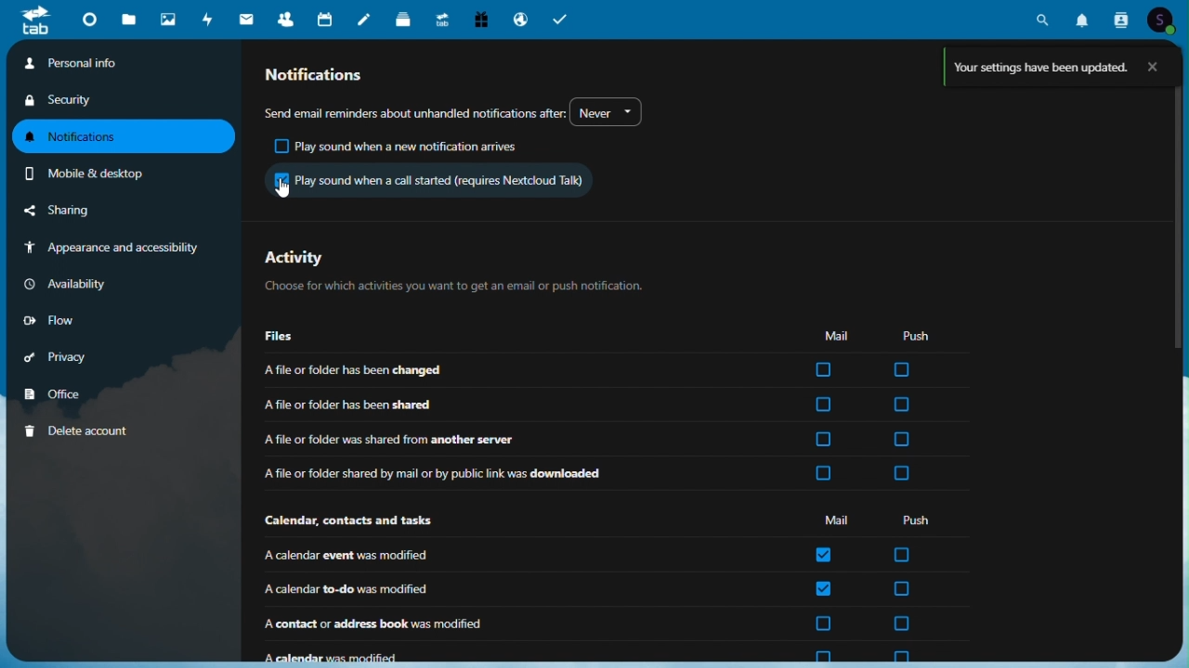 The image size is (1189, 668). I want to click on check box, so click(903, 405).